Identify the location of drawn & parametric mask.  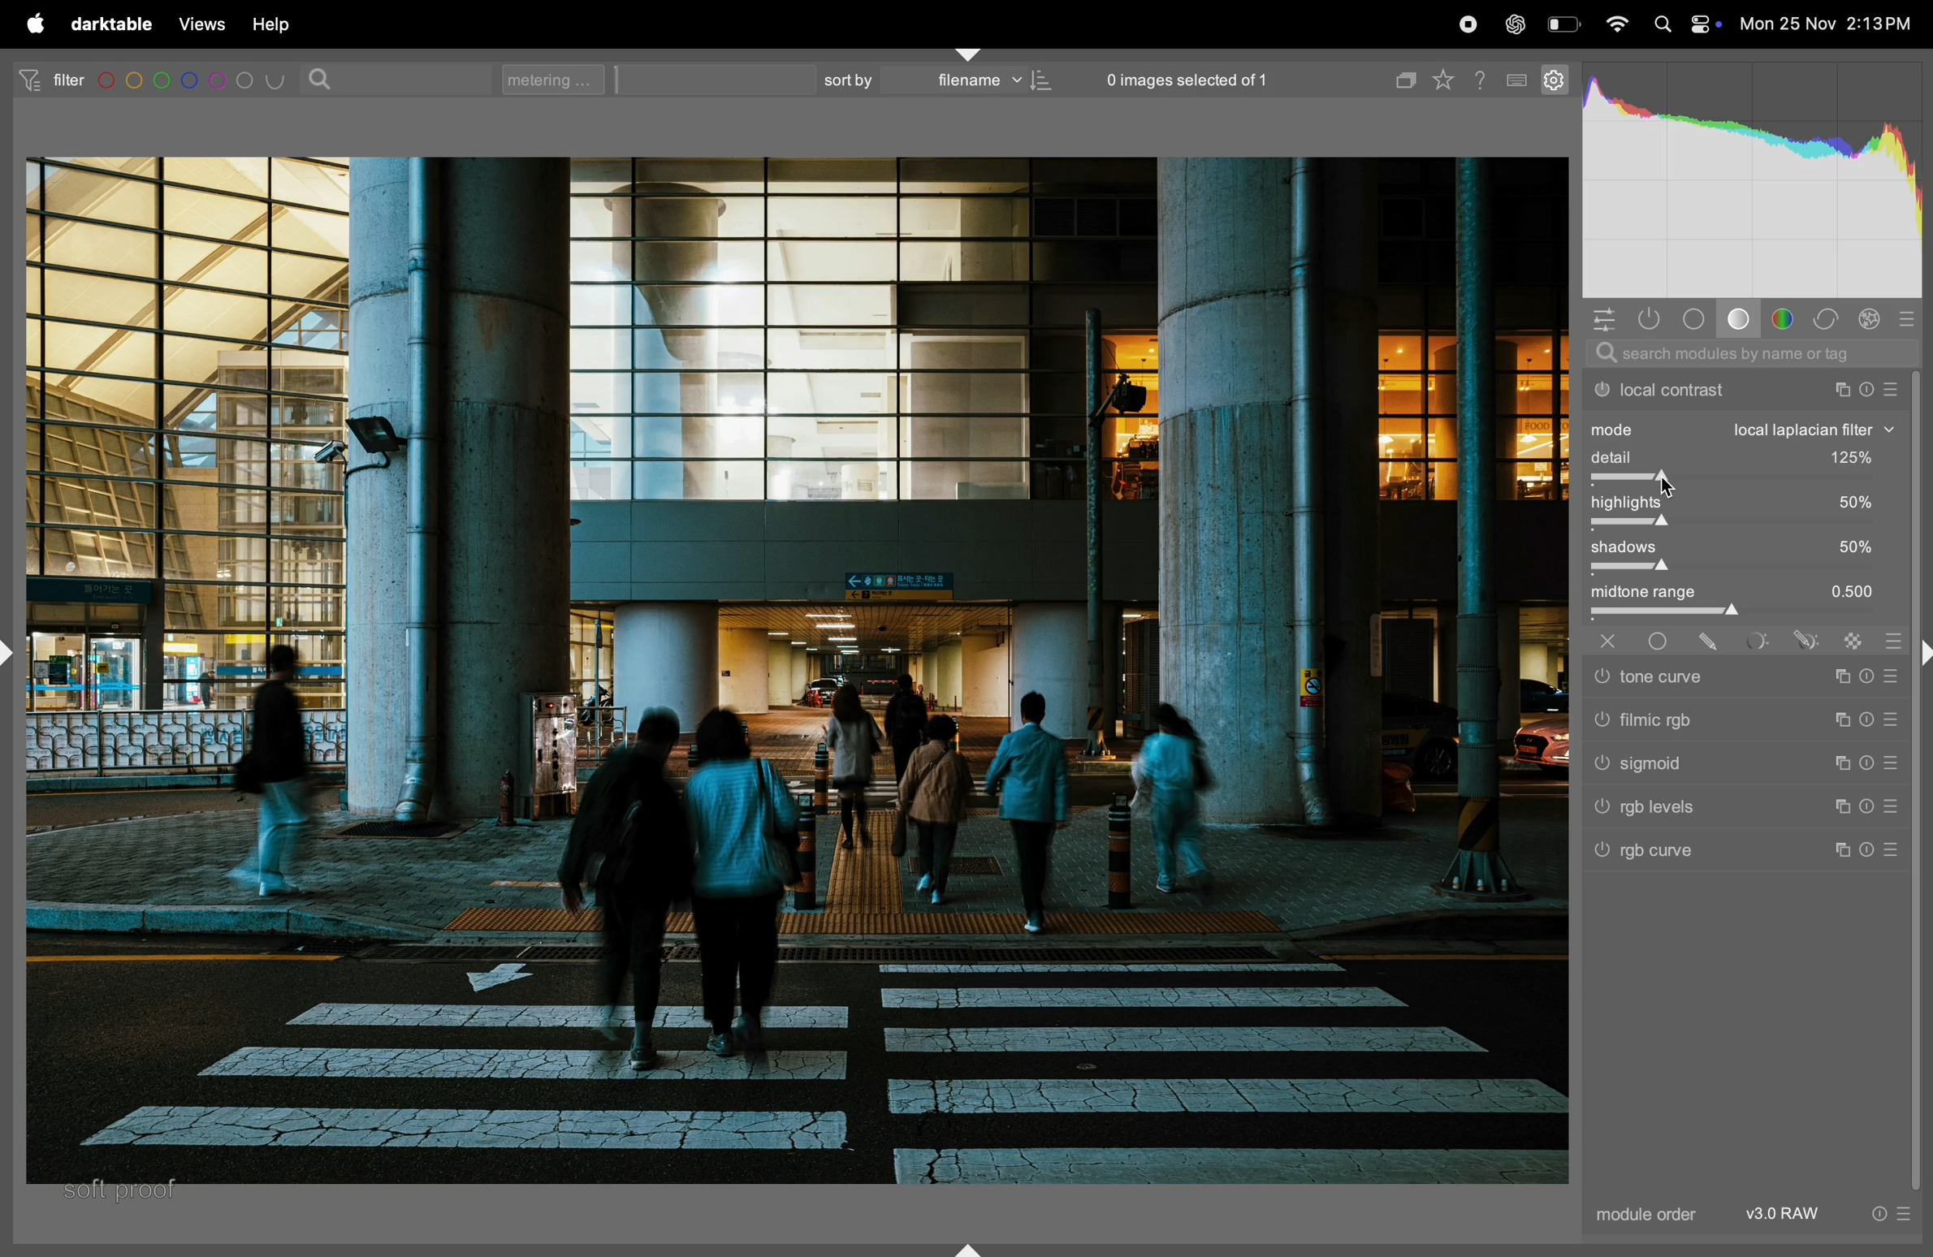
(1805, 642).